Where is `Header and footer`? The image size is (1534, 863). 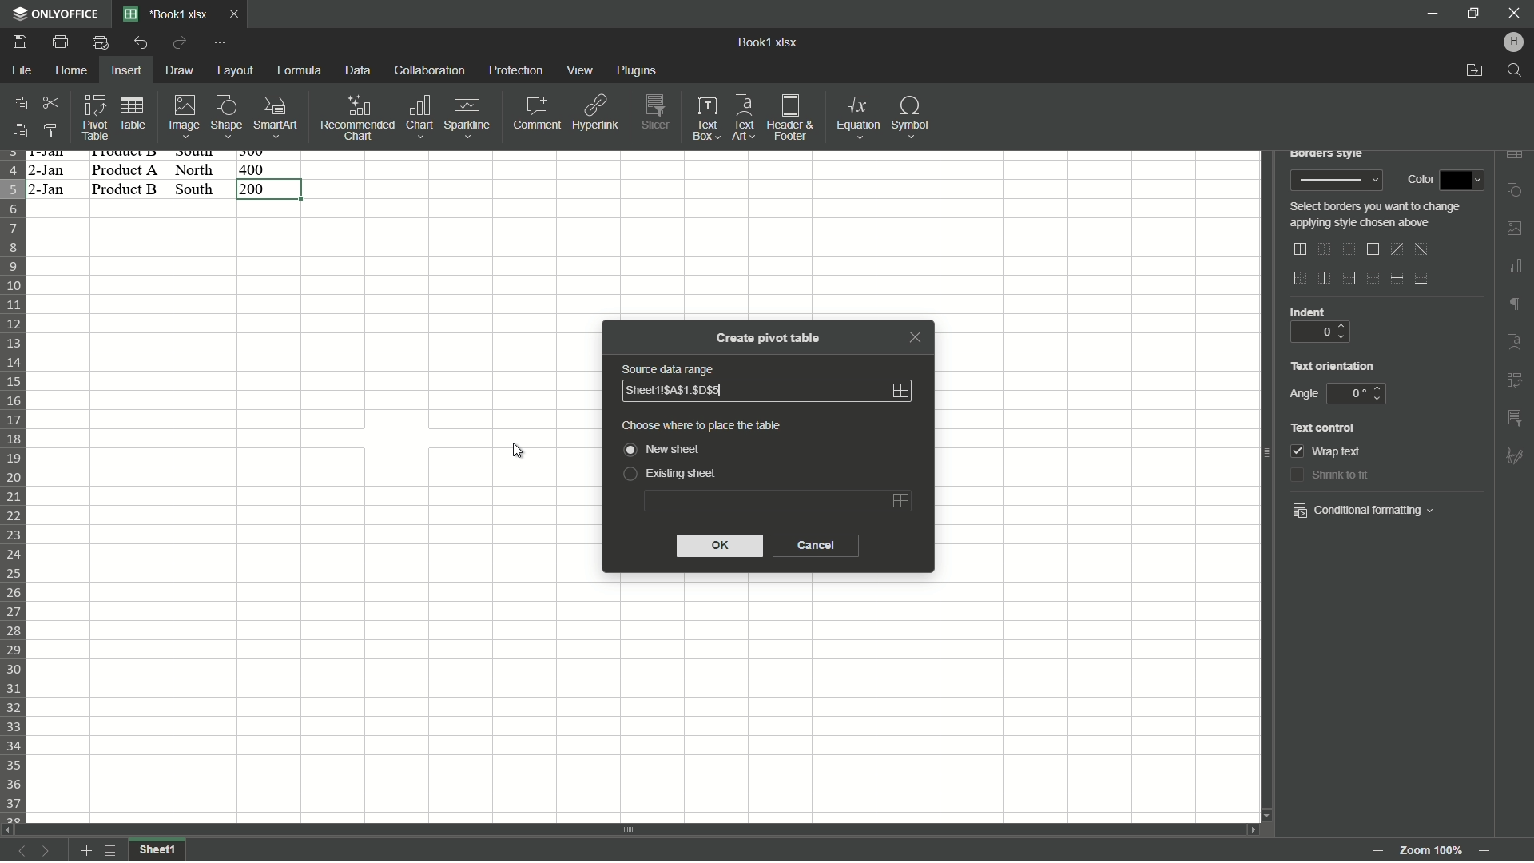
Header and footer is located at coordinates (795, 118).